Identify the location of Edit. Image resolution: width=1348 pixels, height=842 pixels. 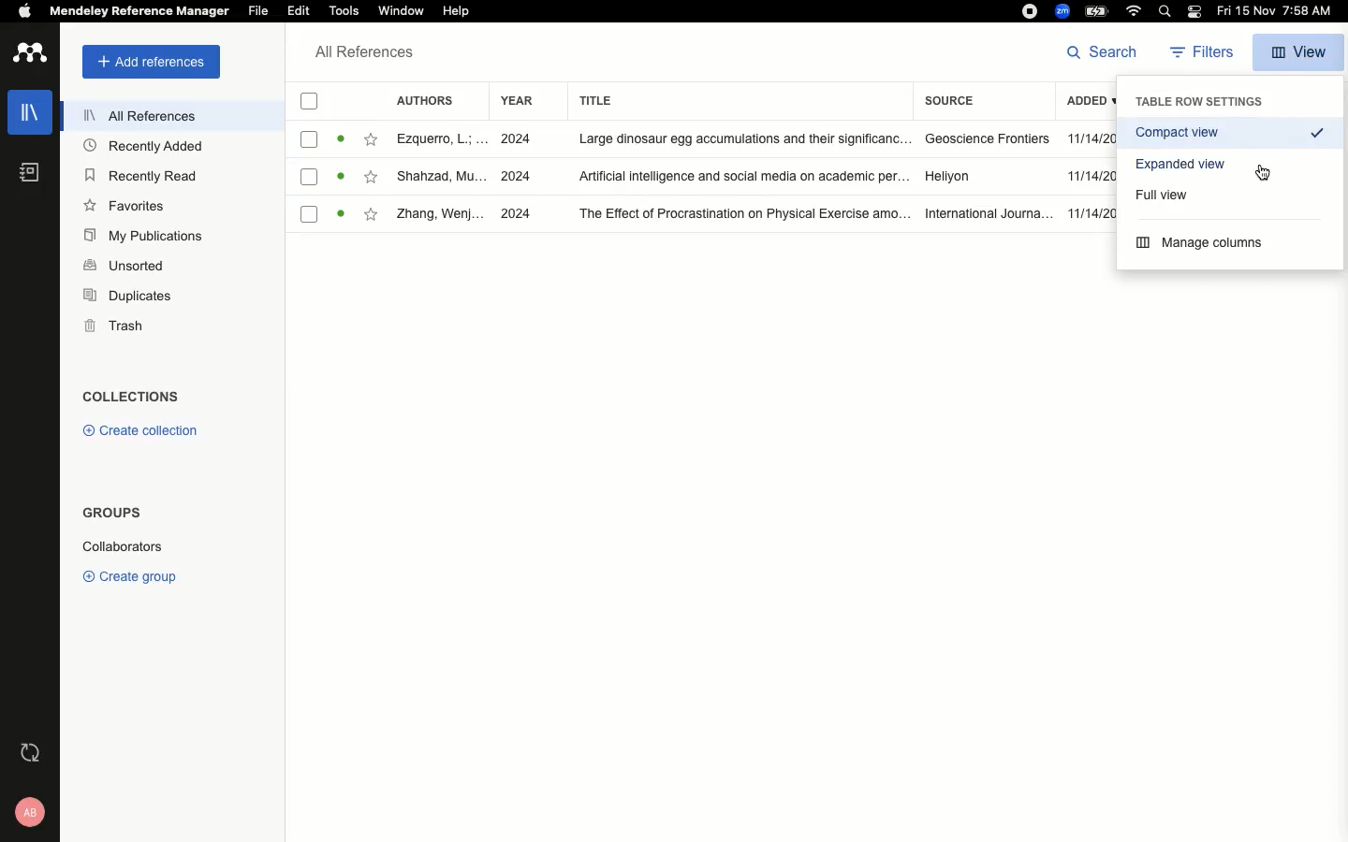
(298, 12).